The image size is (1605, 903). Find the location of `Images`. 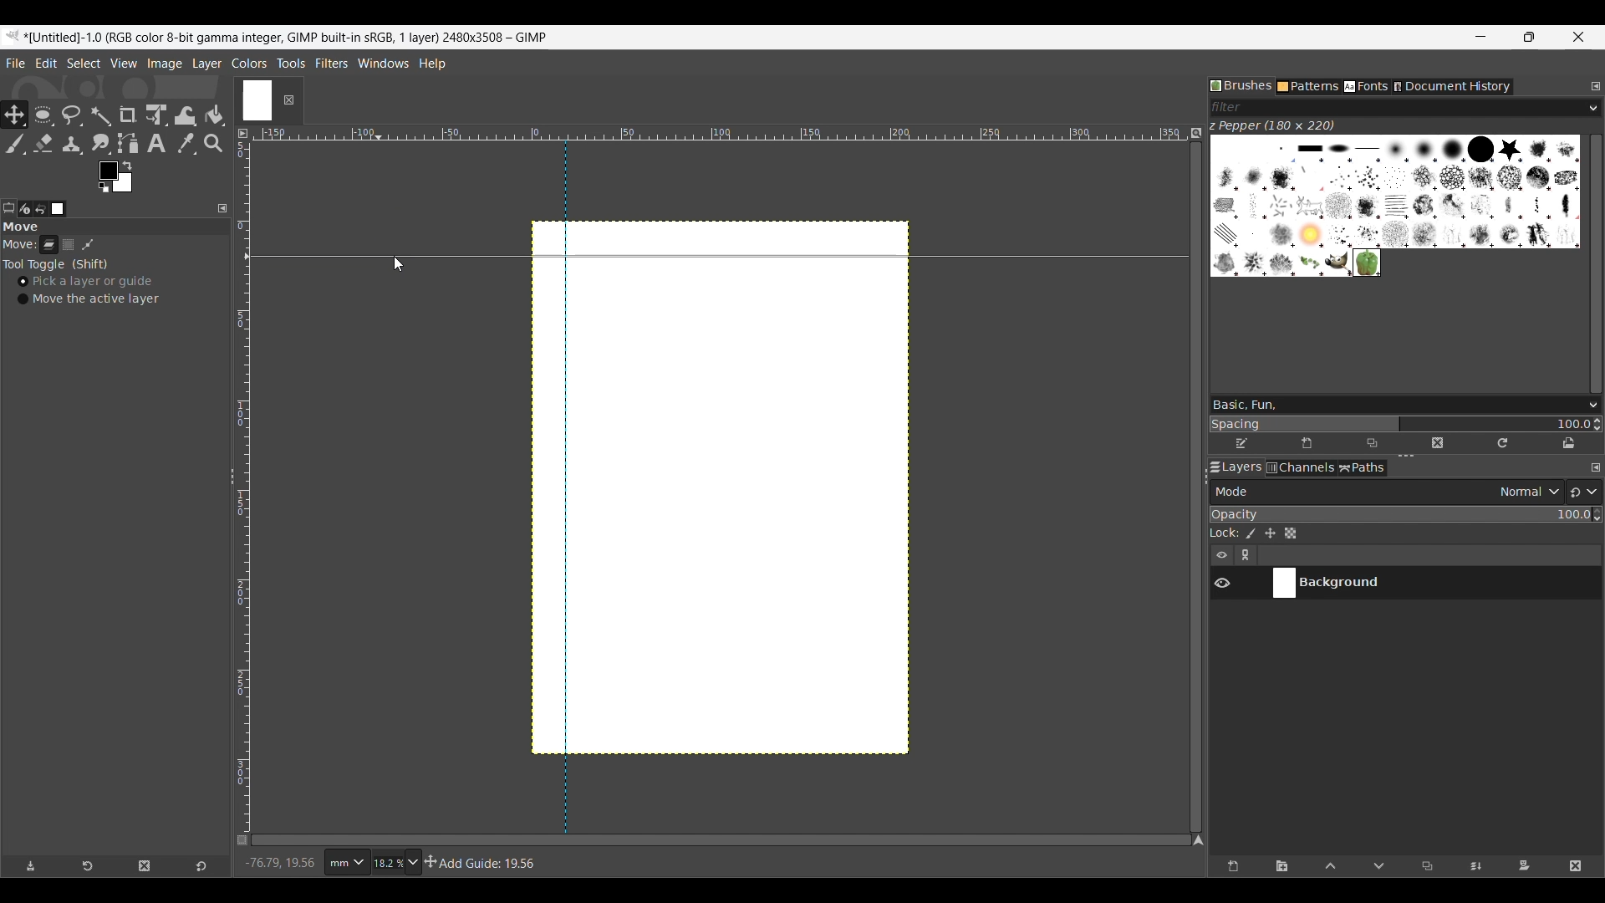

Images is located at coordinates (59, 209).